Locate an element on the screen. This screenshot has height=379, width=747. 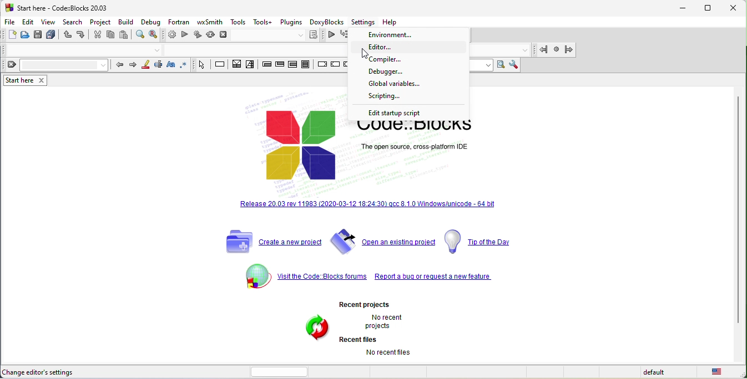
project is located at coordinates (101, 22).